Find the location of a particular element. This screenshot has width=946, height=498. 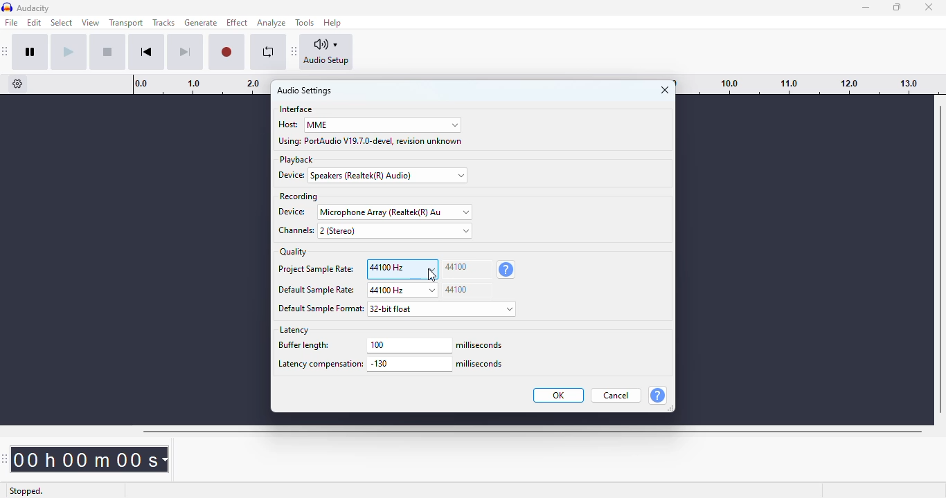

audio settings is located at coordinates (305, 91).